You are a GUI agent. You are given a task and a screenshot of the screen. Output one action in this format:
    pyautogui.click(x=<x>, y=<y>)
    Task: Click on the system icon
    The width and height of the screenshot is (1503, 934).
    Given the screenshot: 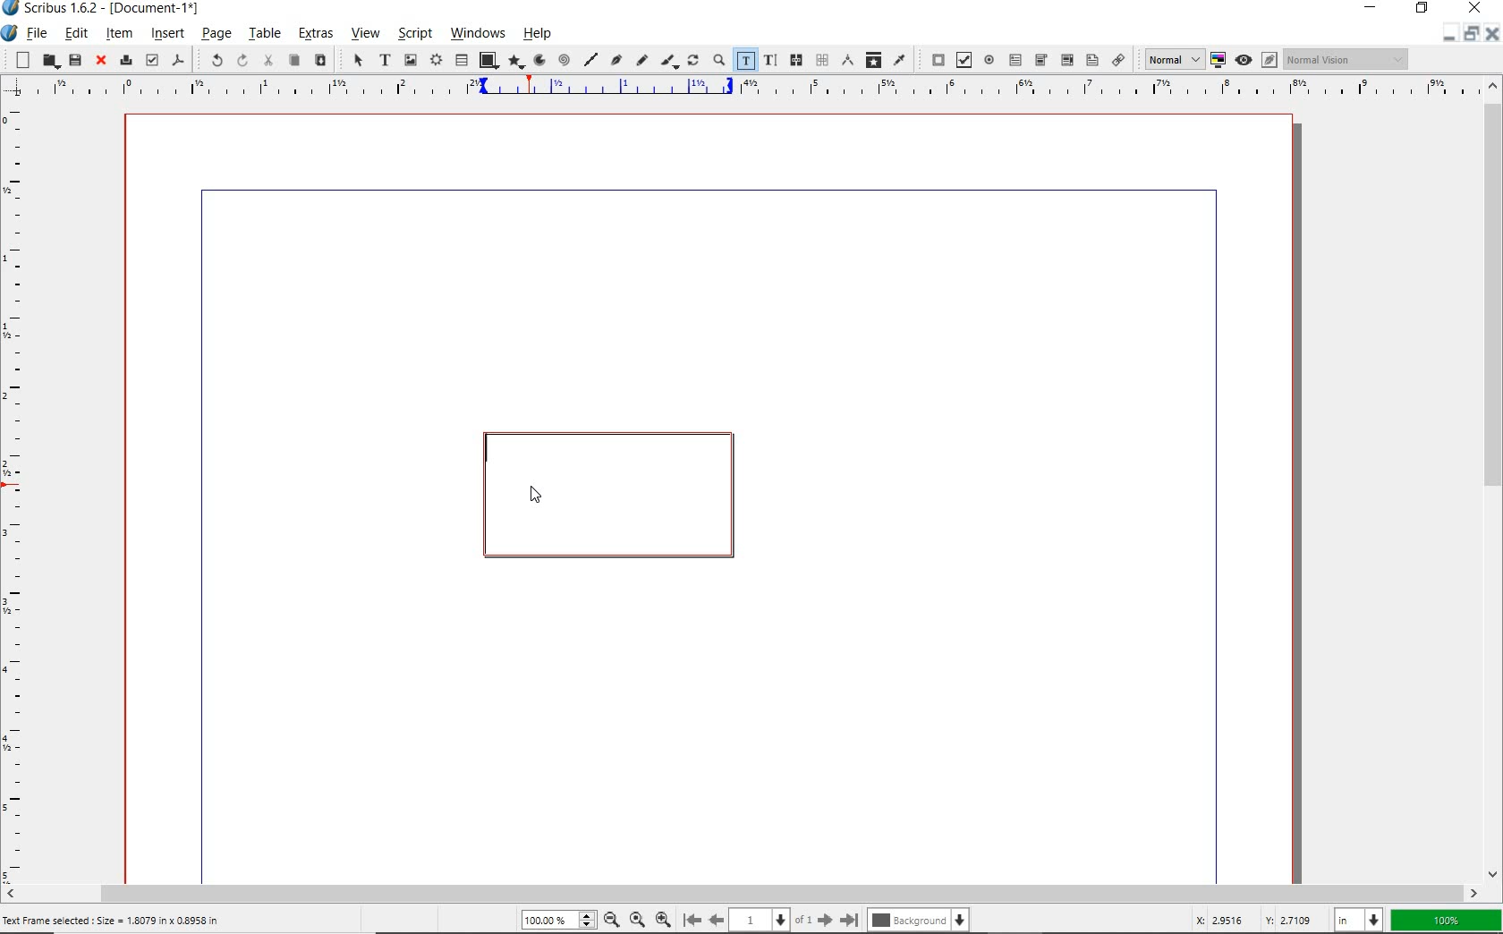 What is the action you would take?
    pyautogui.click(x=8, y=33)
    